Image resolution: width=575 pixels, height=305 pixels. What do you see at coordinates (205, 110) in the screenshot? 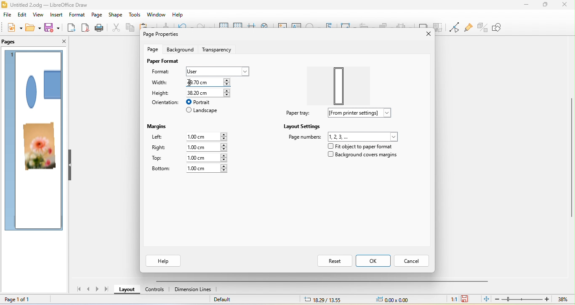
I see `landscape` at bounding box center [205, 110].